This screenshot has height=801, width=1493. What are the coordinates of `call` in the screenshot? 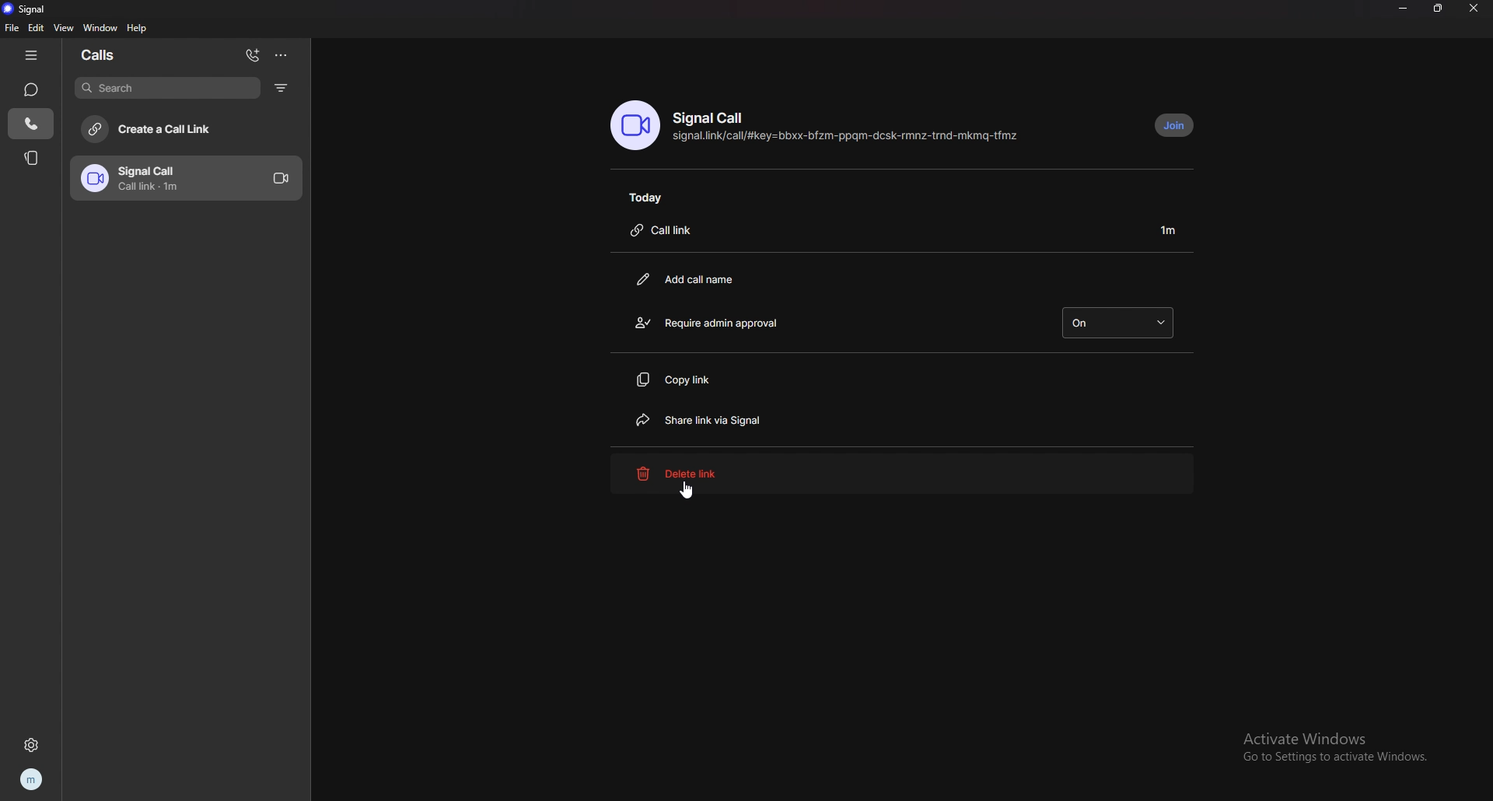 It's located at (193, 178).